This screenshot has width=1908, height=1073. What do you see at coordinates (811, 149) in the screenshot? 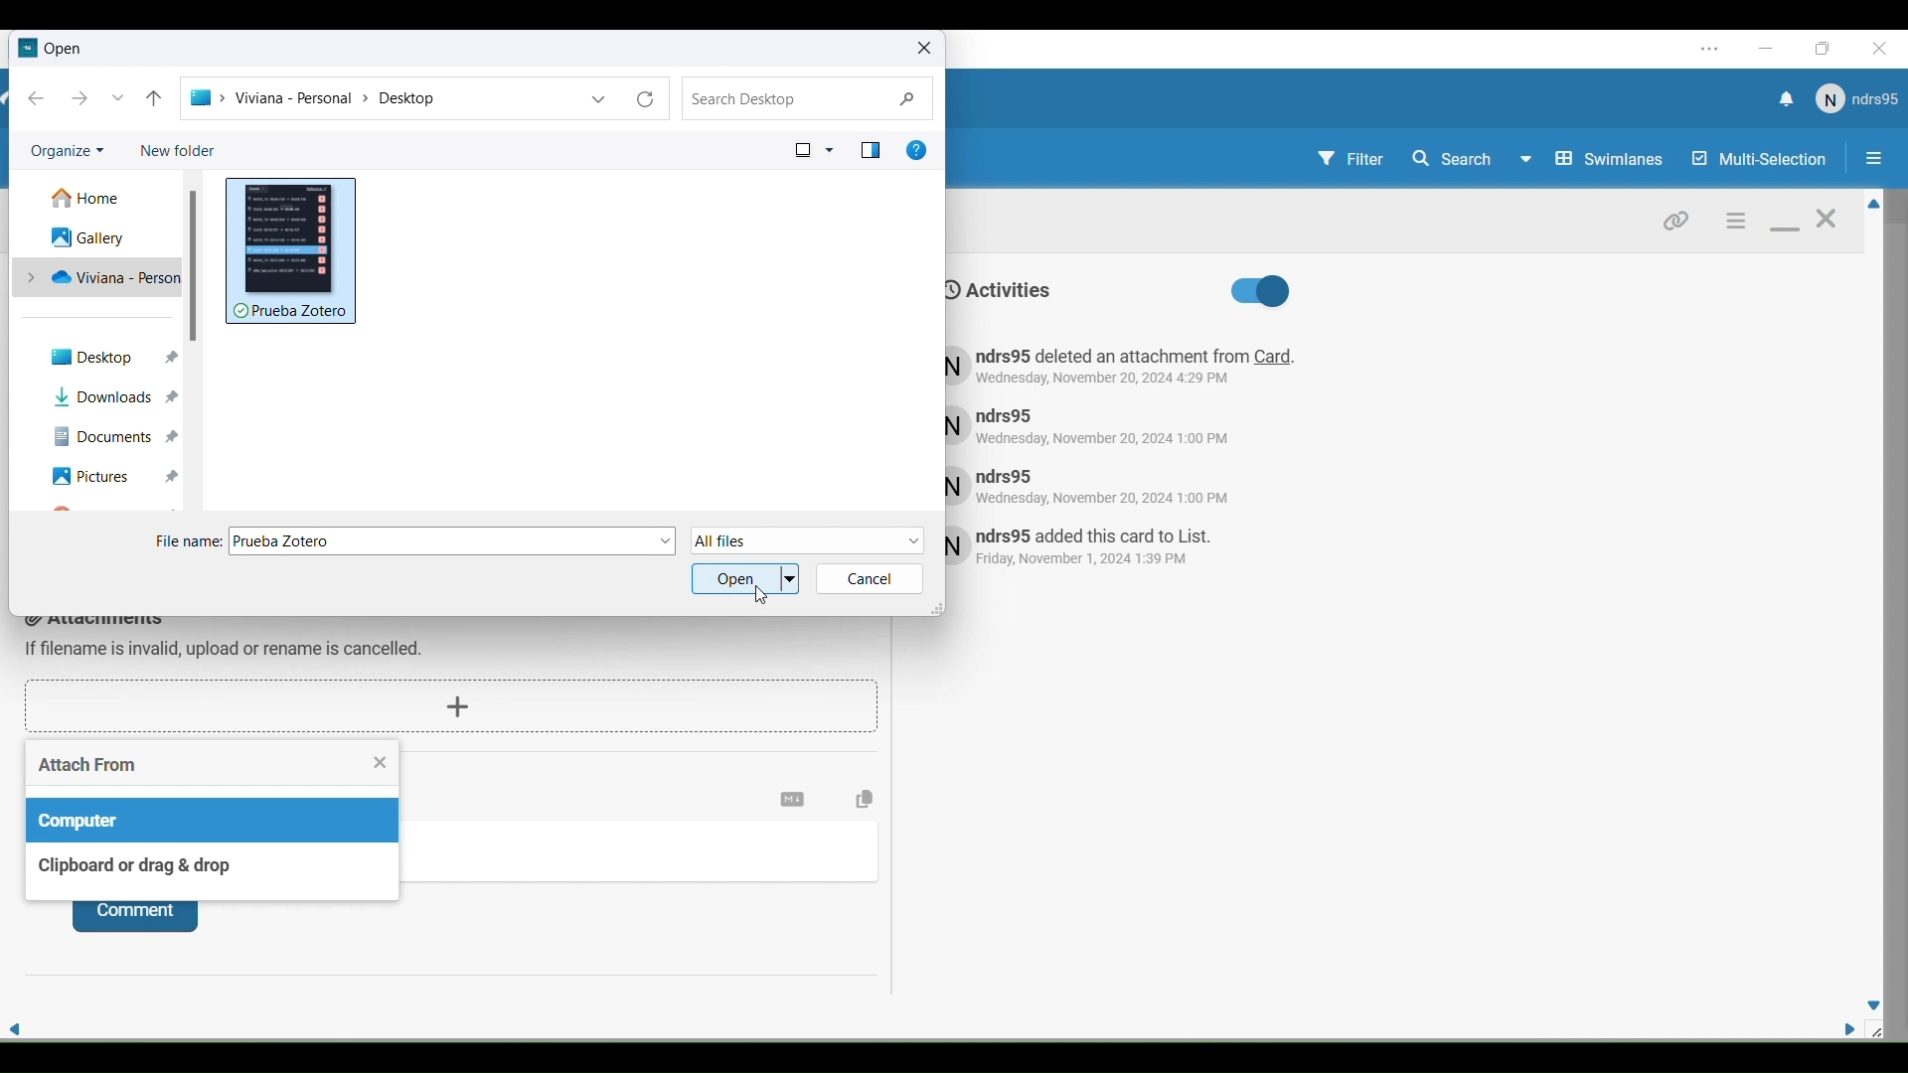
I see `View` at bounding box center [811, 149].